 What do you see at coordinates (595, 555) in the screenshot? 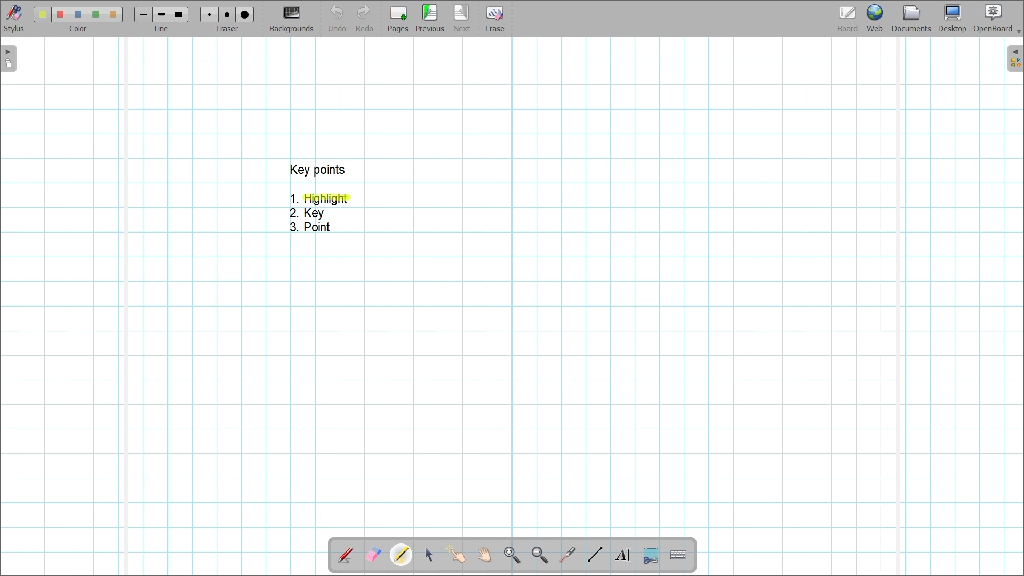
I see `Draw lines` at bounding box center [595, 555].